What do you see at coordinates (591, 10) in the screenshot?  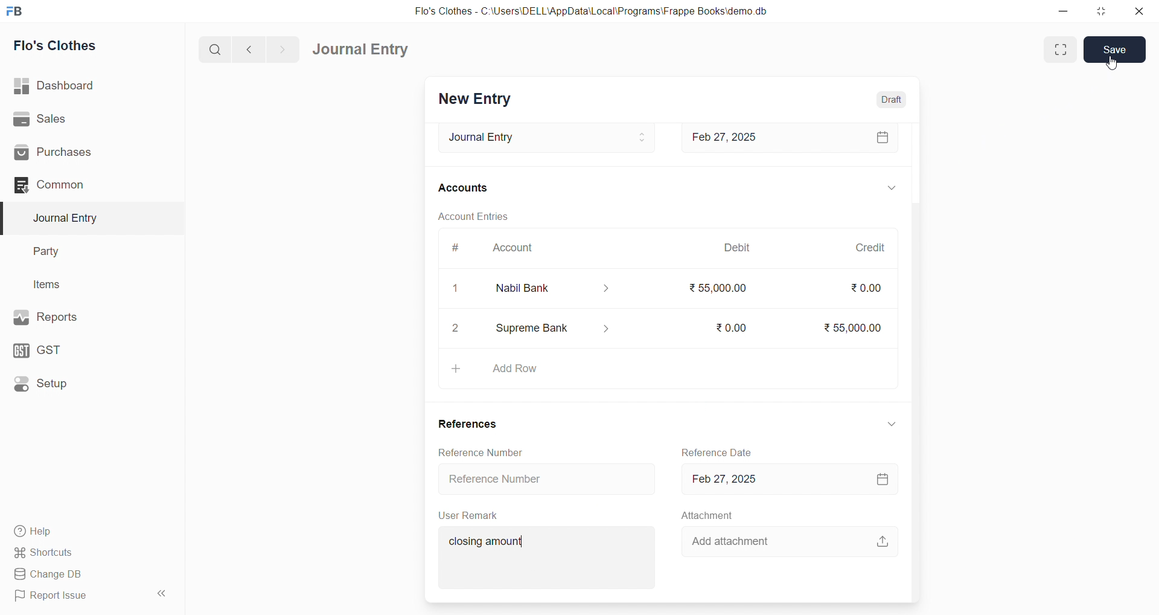 I see `Flo's Clothes - C:\Users\DELL\AppData\Local\Programs\Frappe Books\demo.db` at bounding box center [591, 10].